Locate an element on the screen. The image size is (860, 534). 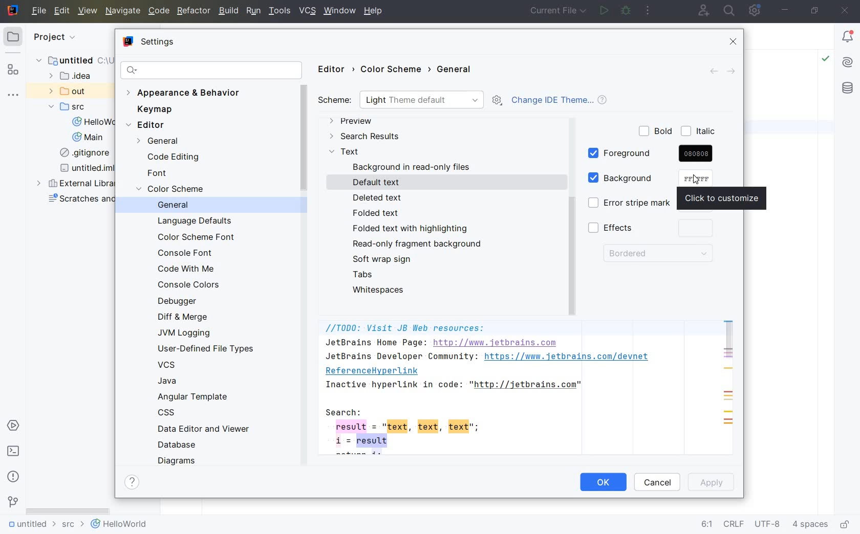
restore down is located at coordinates (816, 11).